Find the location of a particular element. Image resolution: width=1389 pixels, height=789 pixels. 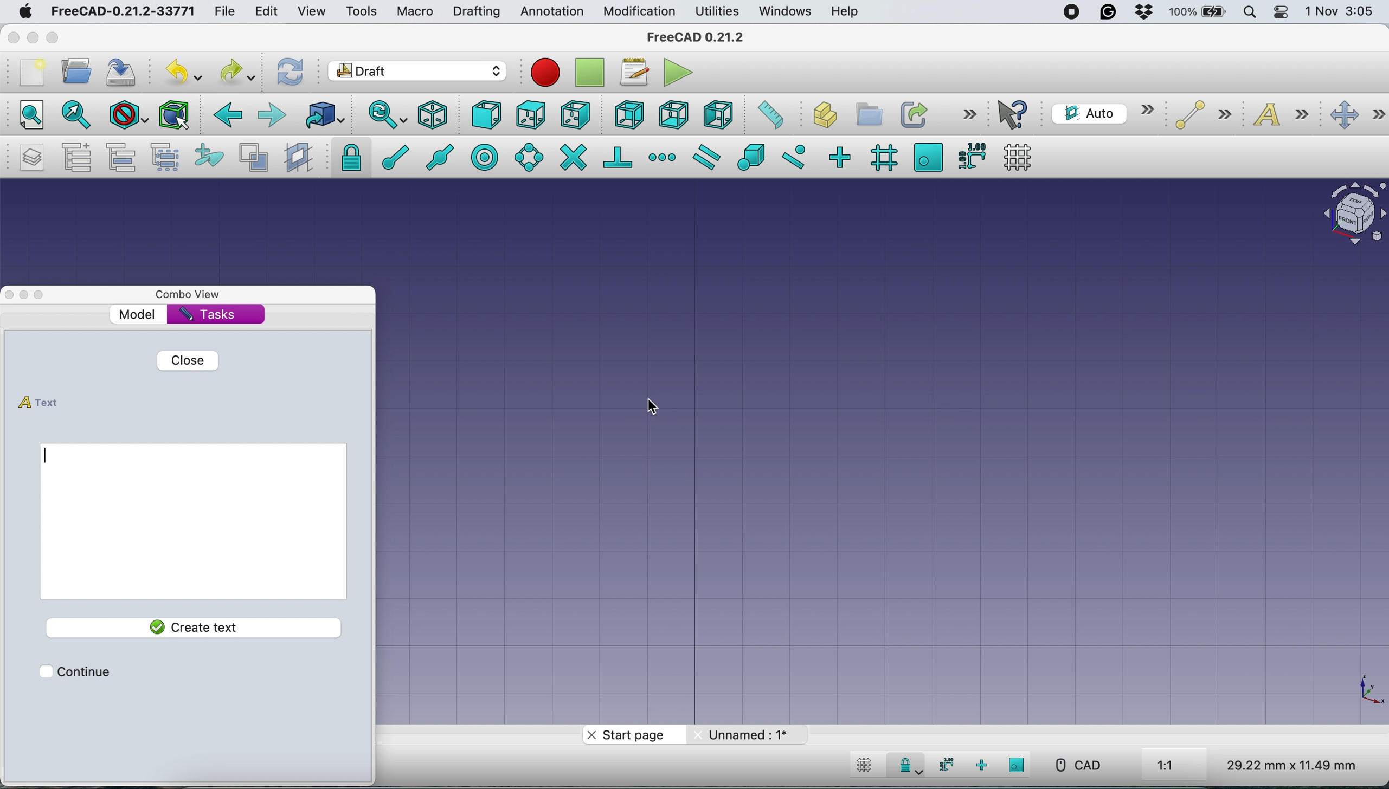

modification is located at coordinates (640, 11).